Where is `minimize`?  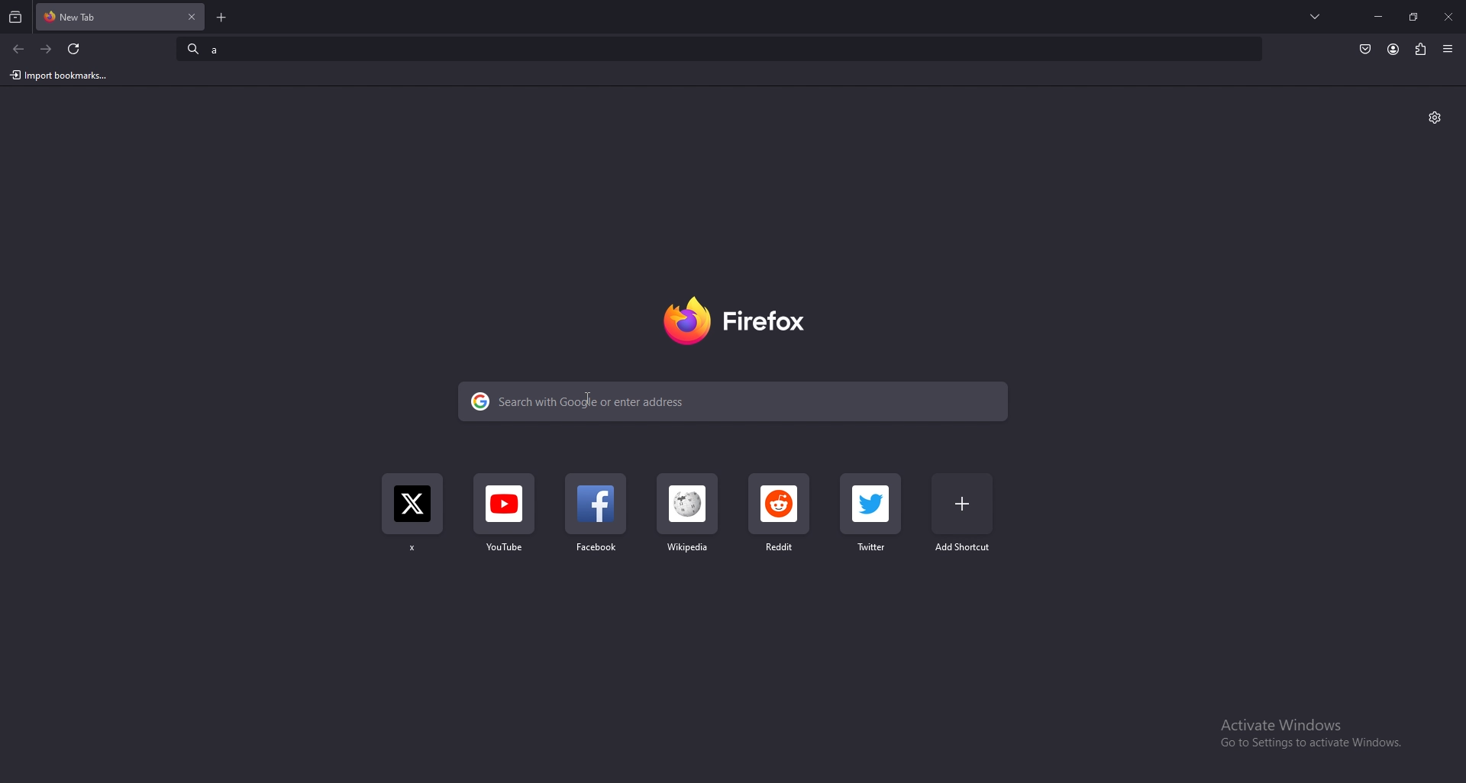
minimize is located at coordinates (1379, 16).